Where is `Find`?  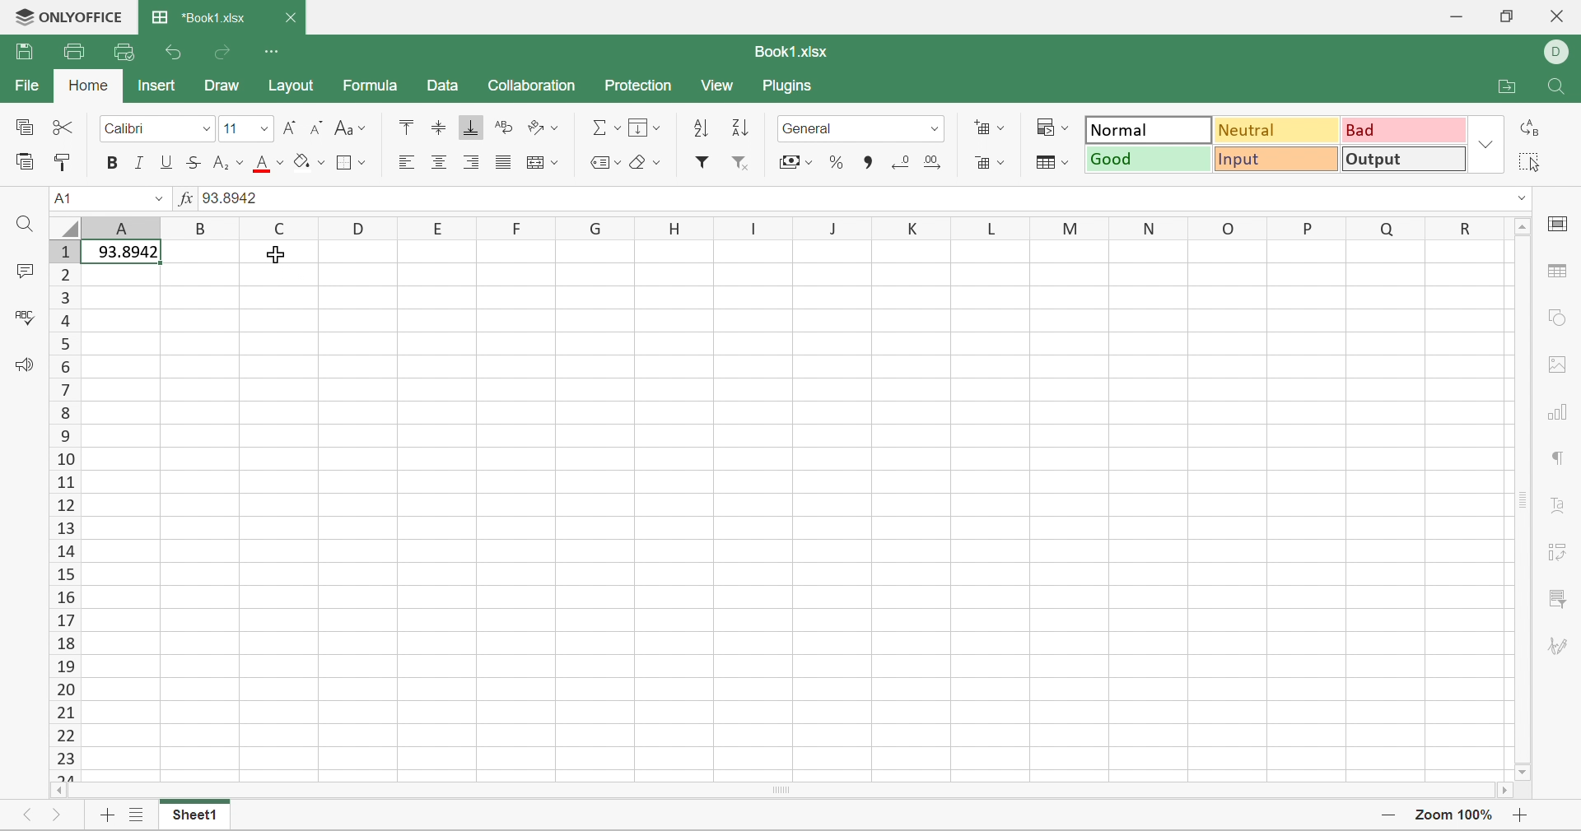 Find is located at coordinates (1551, 87).